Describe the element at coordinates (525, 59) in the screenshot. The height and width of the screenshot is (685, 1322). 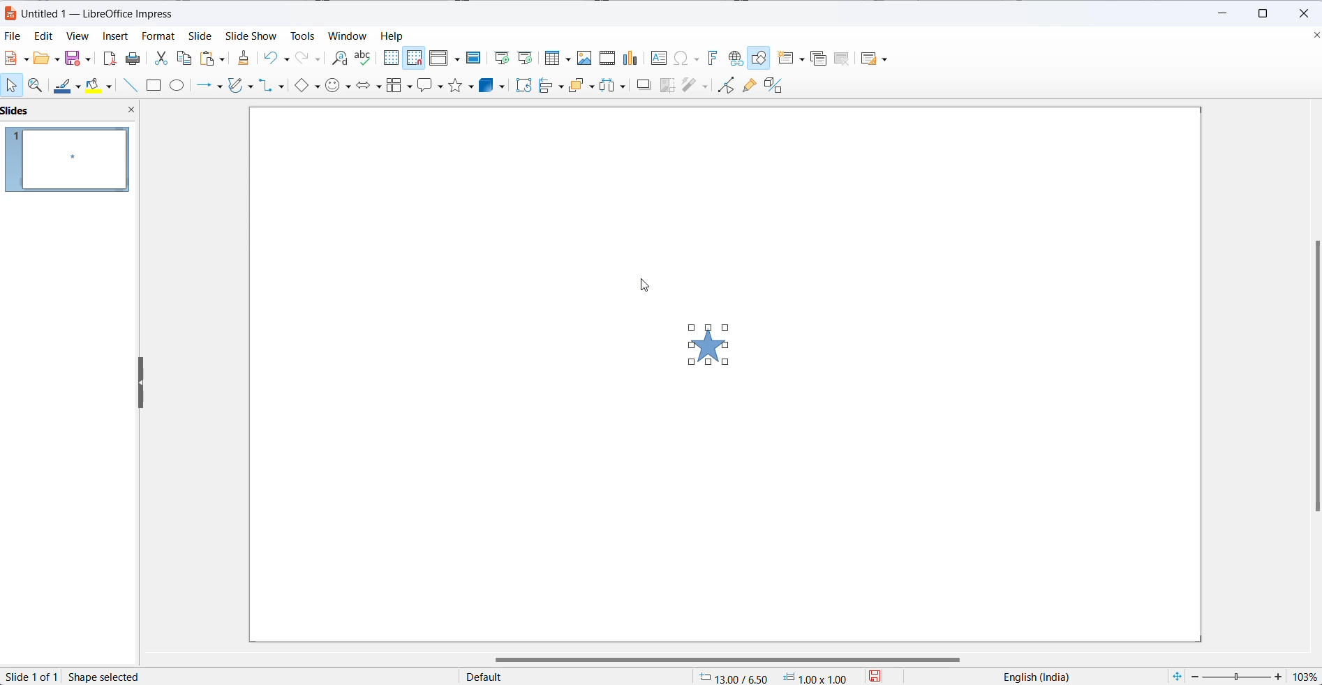
I see `start from current slide` at that location.